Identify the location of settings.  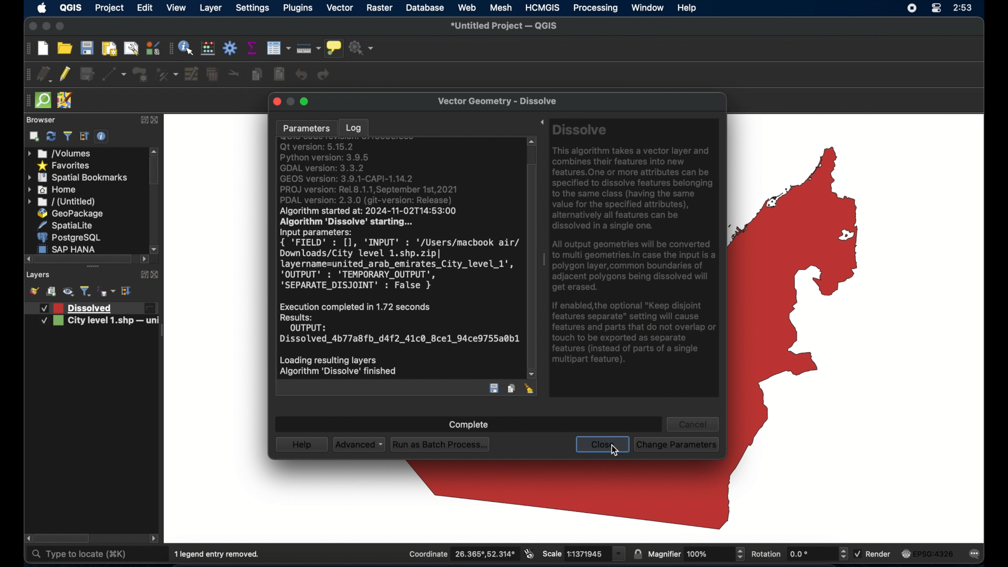
(253, 8).